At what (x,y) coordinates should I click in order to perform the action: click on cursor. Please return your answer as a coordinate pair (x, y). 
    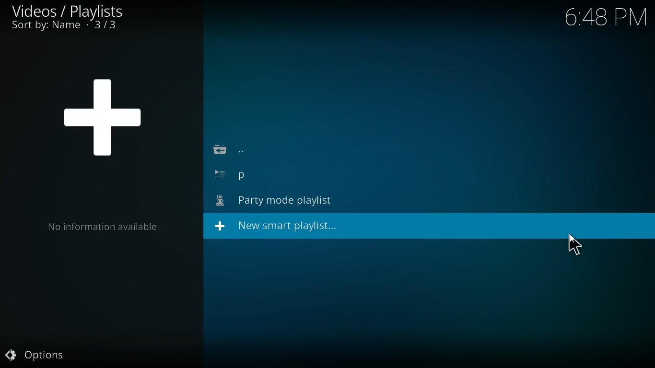
    Looking at the image, I should click on (575, 245).